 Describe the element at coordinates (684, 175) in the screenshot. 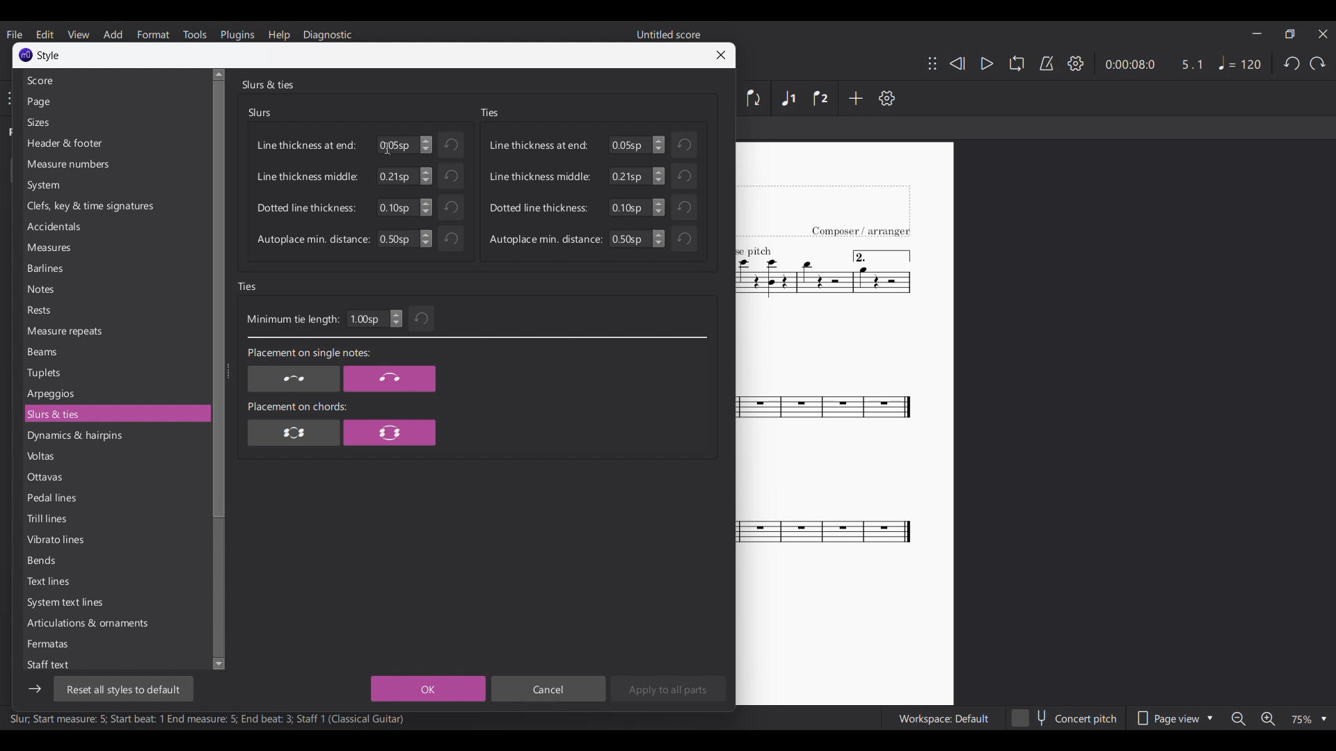

I see `Undo` at that location.